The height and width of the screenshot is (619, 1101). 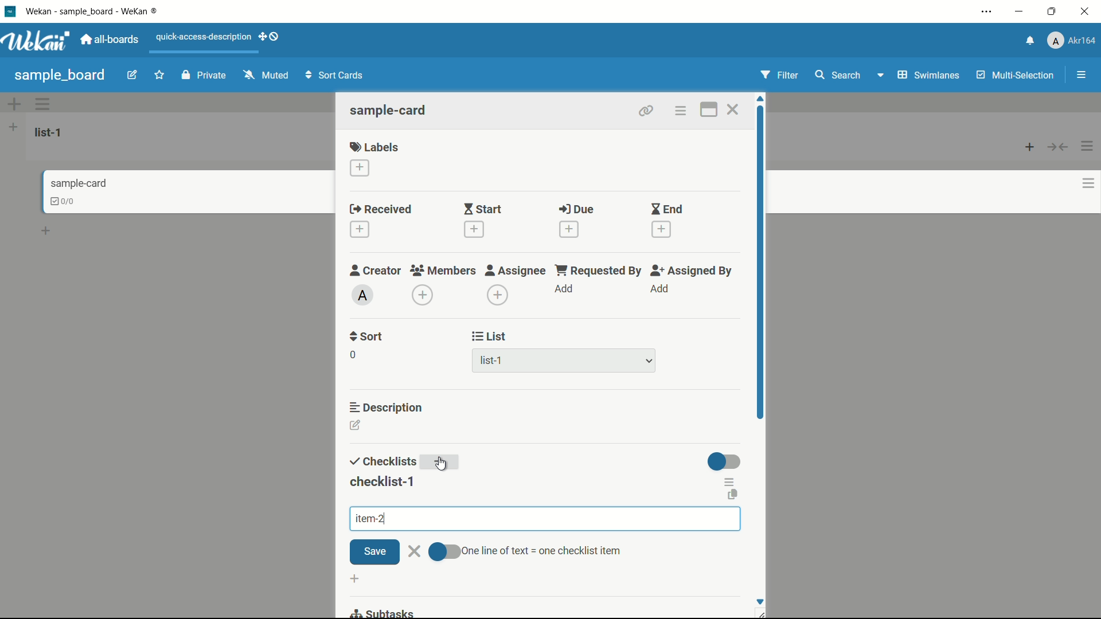 I want to click on close app, so click(x=1087, y=11).